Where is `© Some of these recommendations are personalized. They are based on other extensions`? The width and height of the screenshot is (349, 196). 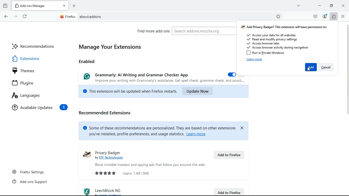
© Some of these recommendations are personalized. They are based on other extensions is located at coordinates (160, 126).